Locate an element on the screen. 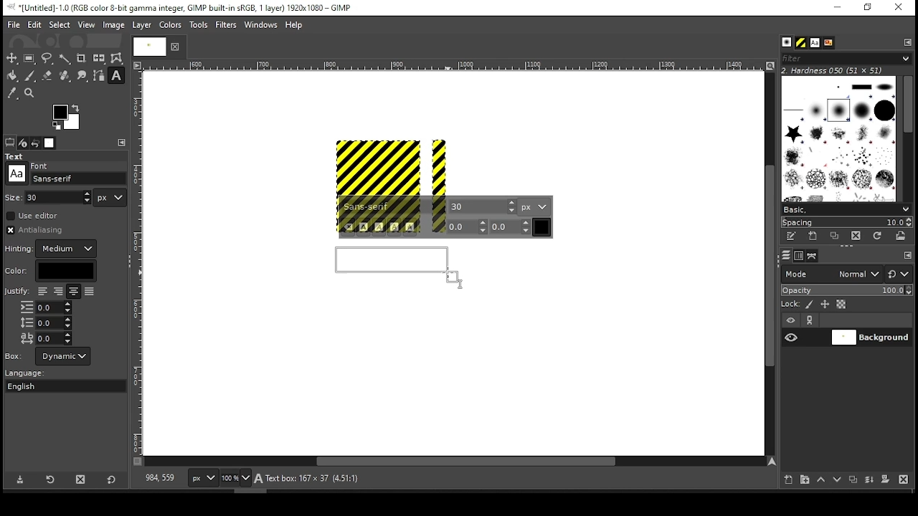 The image size is (918, 516). units is located at coordinates (534, 206).